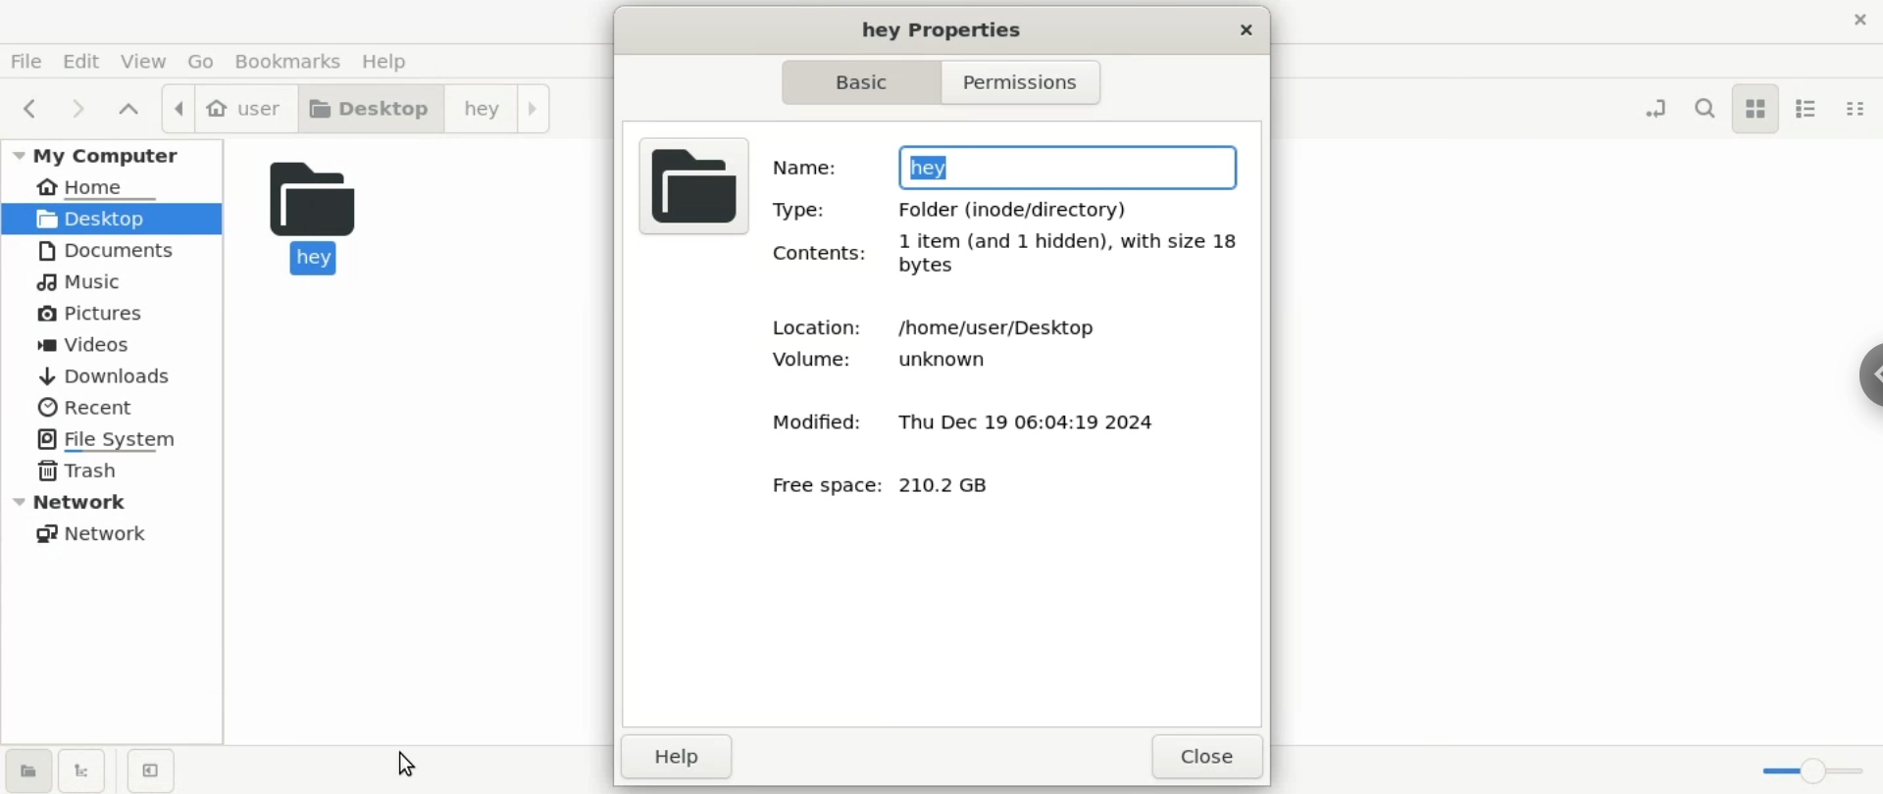 The image size is (1883, 794). I want to click on folder (inode/directory), so click(1019, 208).